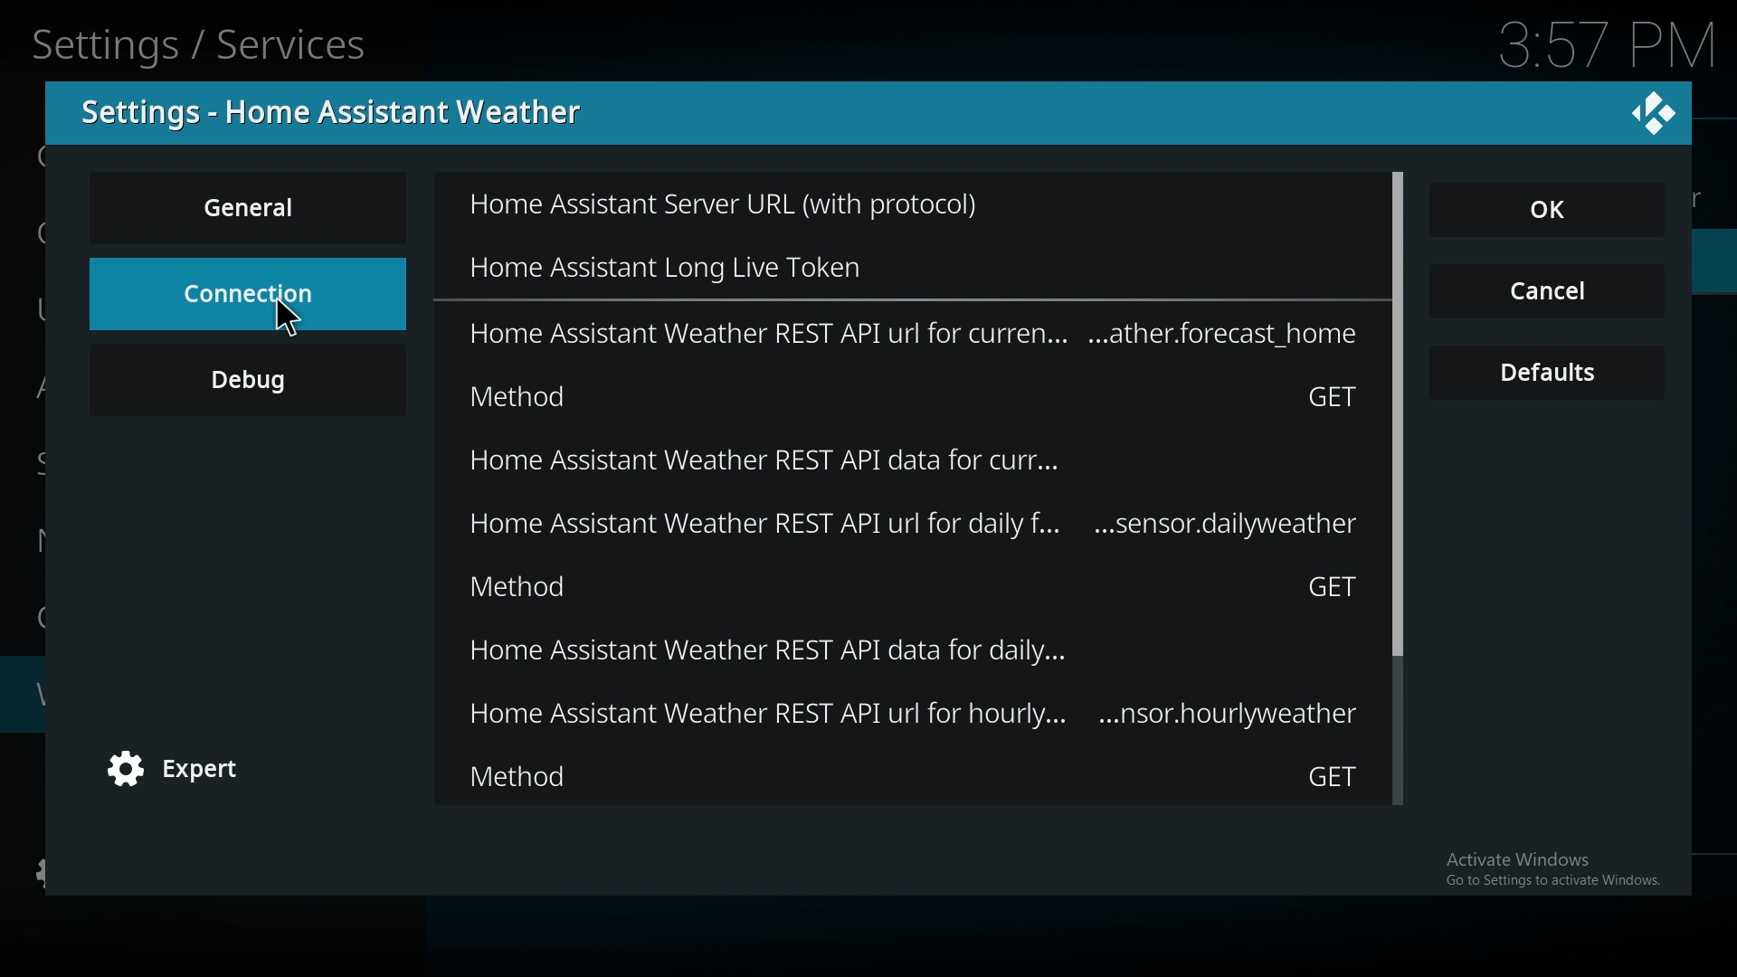 This screenshot has width=1737, height=977. I want to click on home assistant long live token, so click(730, 261).